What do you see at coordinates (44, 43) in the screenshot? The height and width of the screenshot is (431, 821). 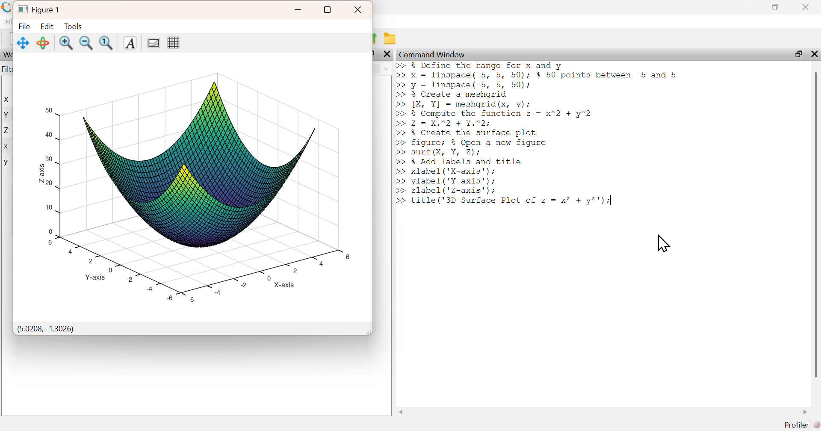 I see `Rotate` at bounding box center [44, 43].